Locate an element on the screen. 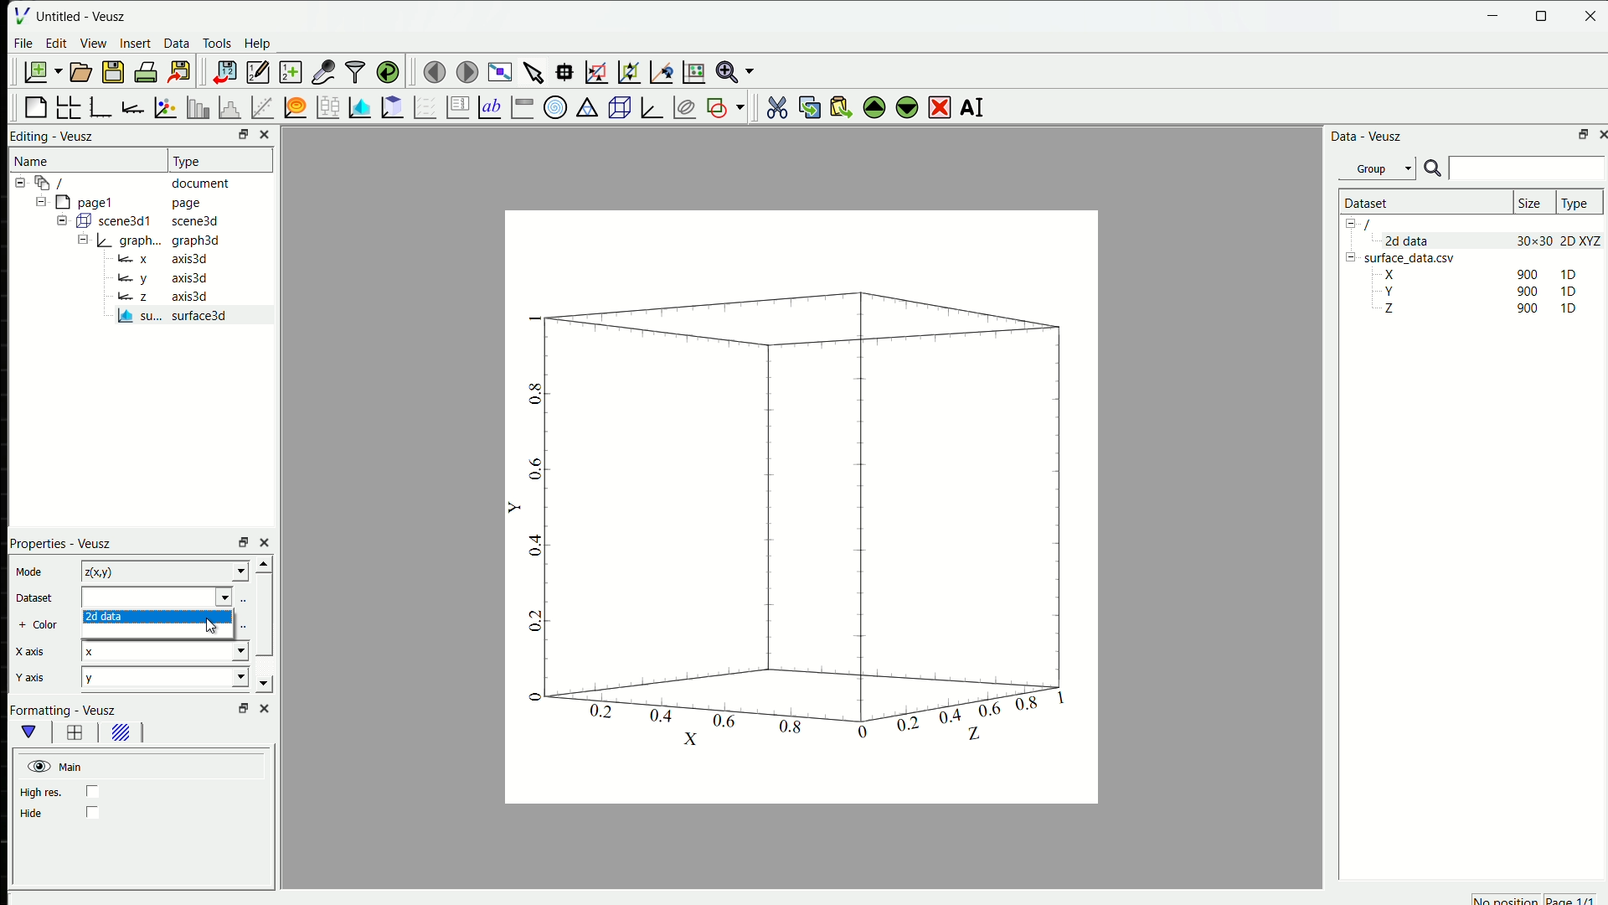 Image resolution: width=1608 pixels, height=905 pixels. Collapse /expand is located at coordinates (84, 239).